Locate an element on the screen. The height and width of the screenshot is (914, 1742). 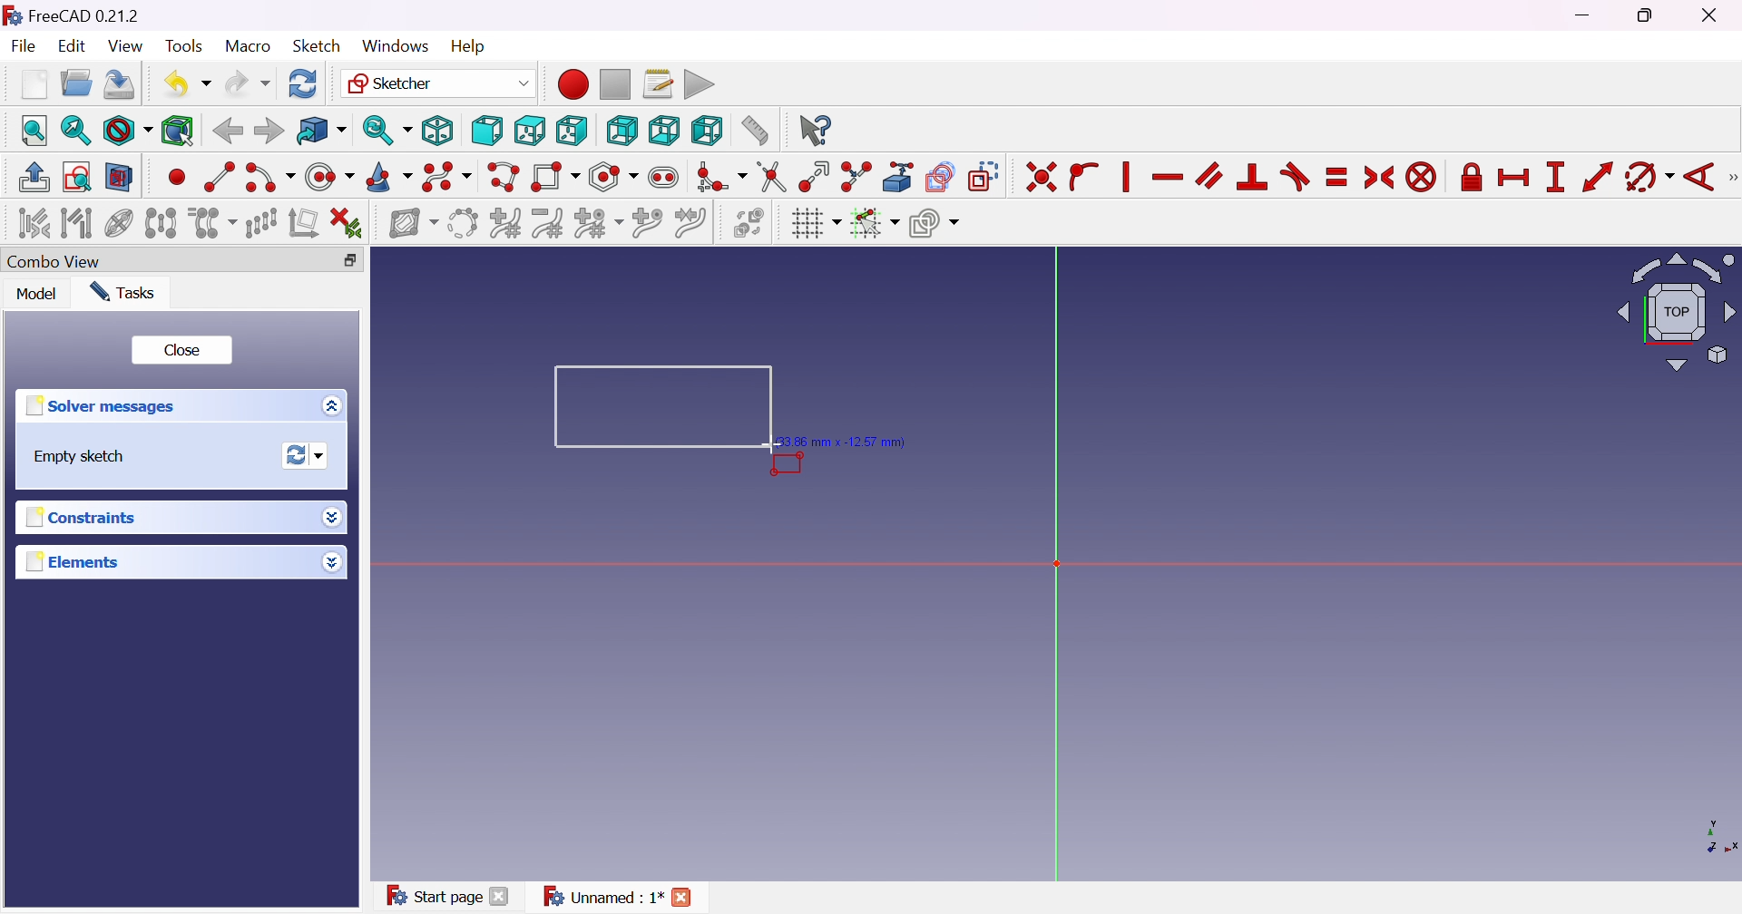
Leave sketch is located at coordinates (36, 178).